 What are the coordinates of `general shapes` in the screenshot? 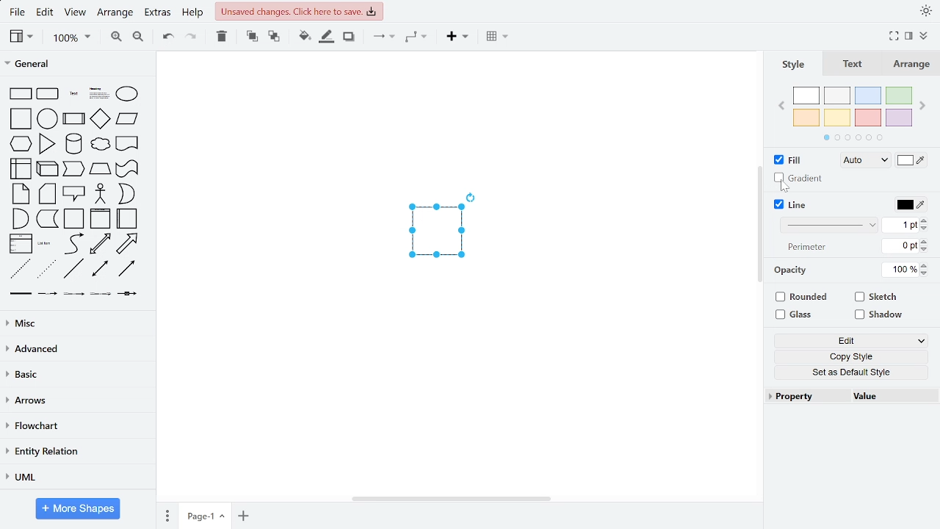 It's located at (126, 119).